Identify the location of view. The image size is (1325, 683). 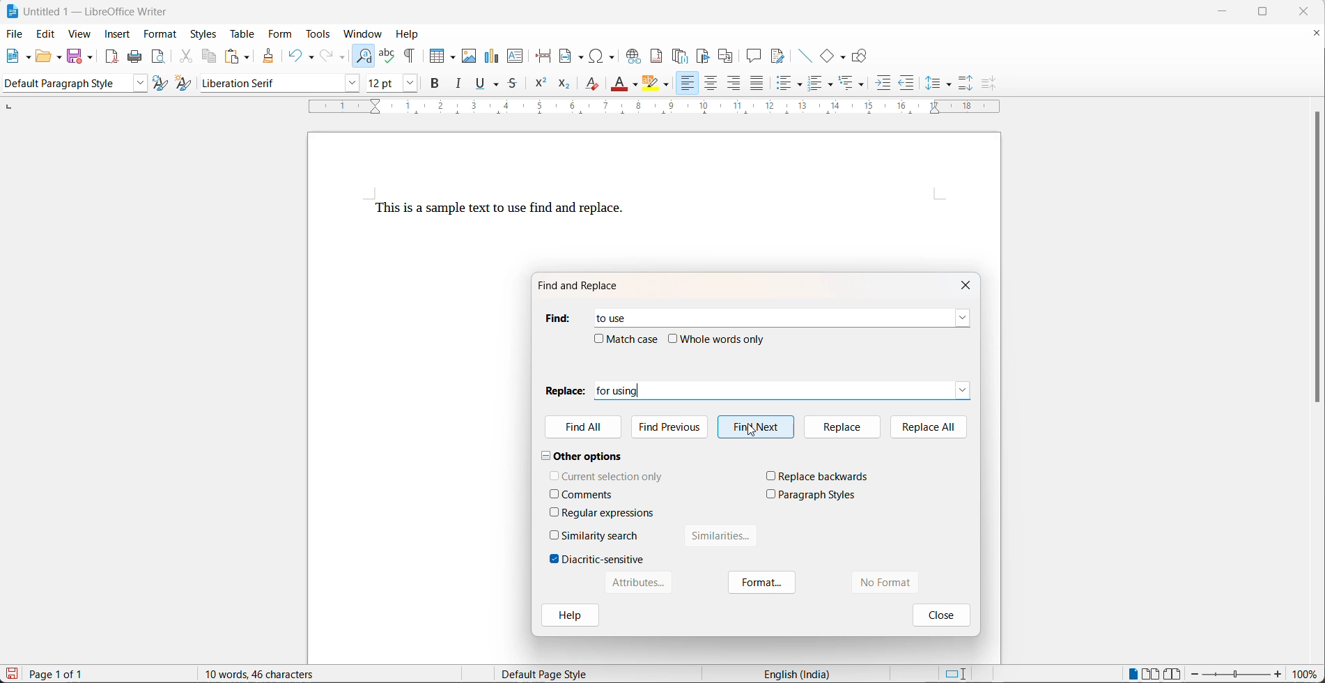
(79, 35).